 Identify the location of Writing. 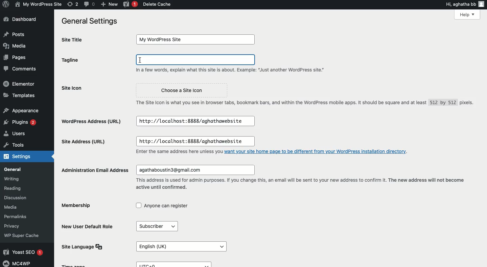
(15, 178).